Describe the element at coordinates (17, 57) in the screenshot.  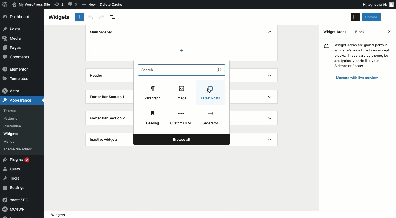
I see `Comments.` at that location.